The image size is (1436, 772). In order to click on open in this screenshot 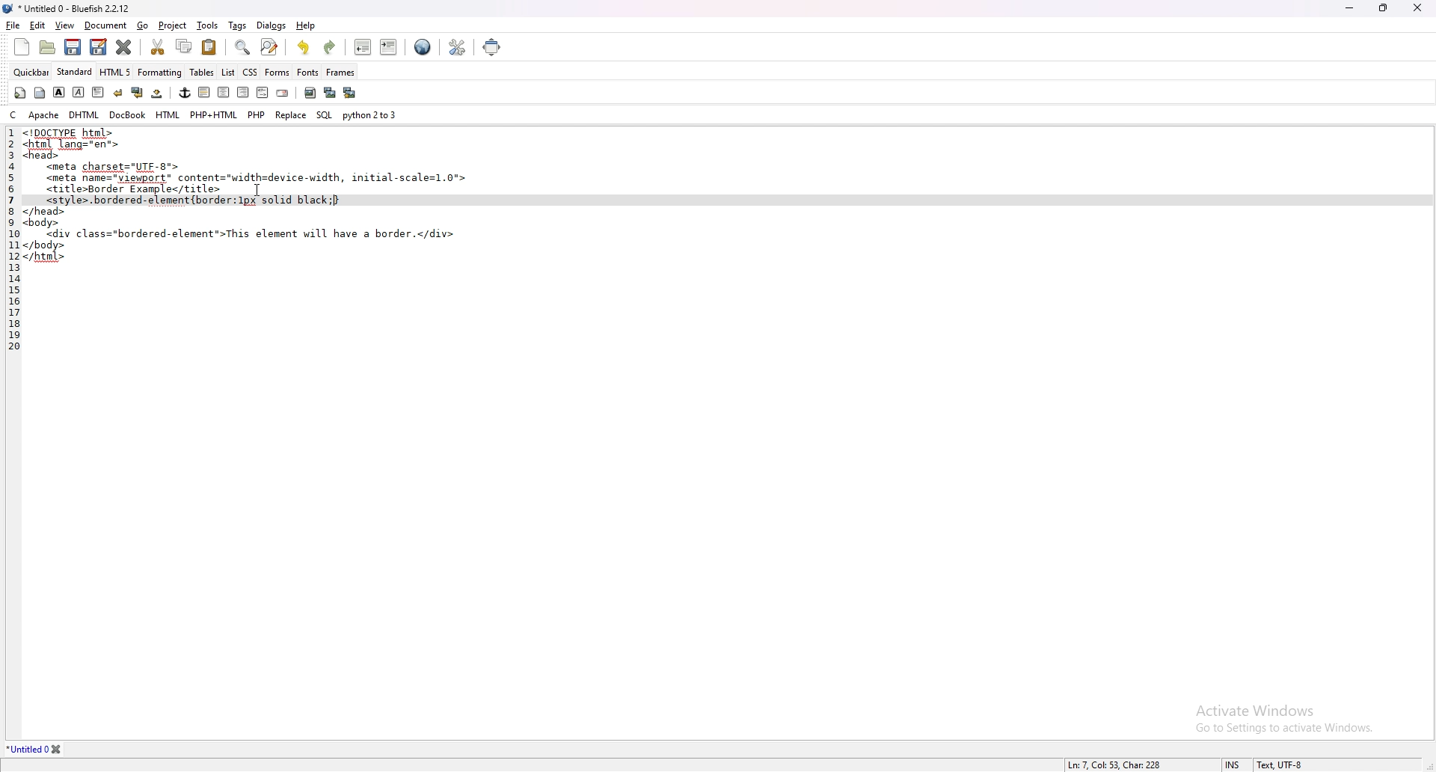, I will do `click(49, 49)`.